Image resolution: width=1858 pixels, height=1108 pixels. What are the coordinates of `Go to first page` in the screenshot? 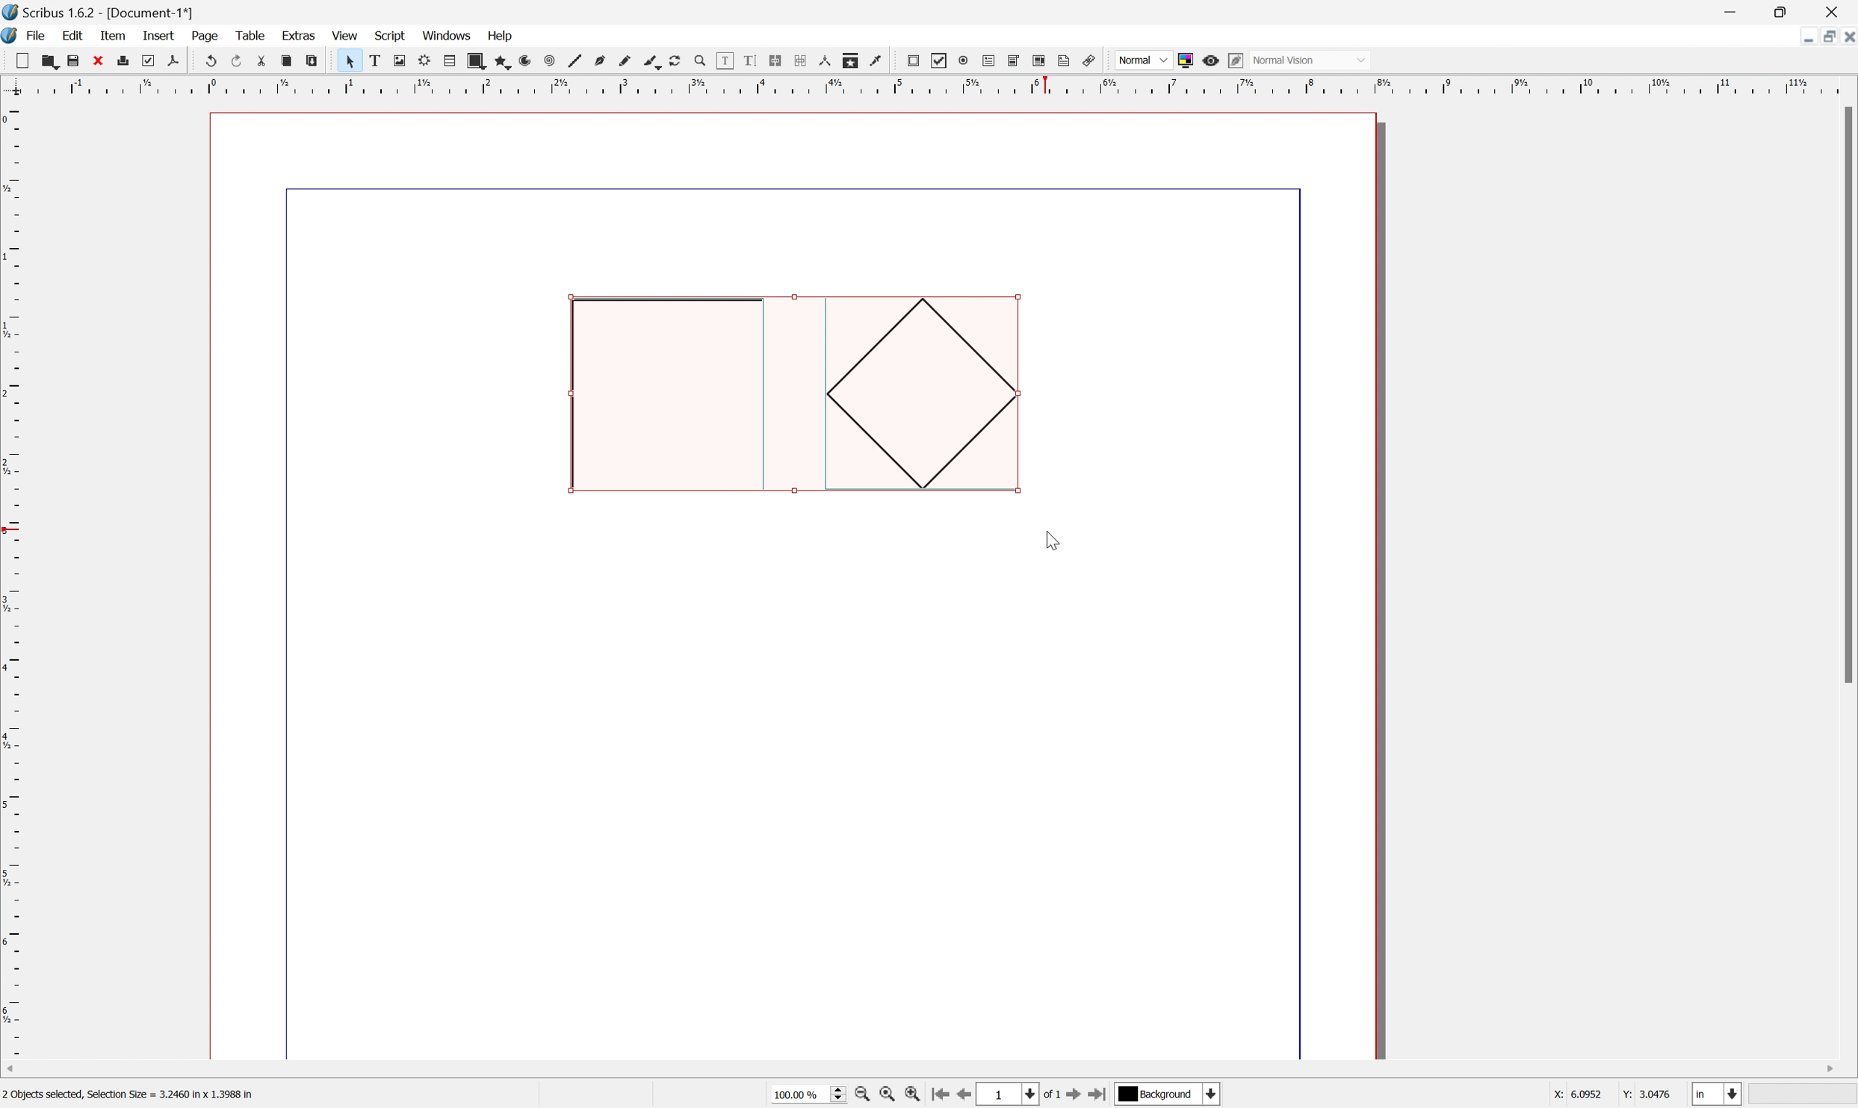 It's located at (935, 1095).